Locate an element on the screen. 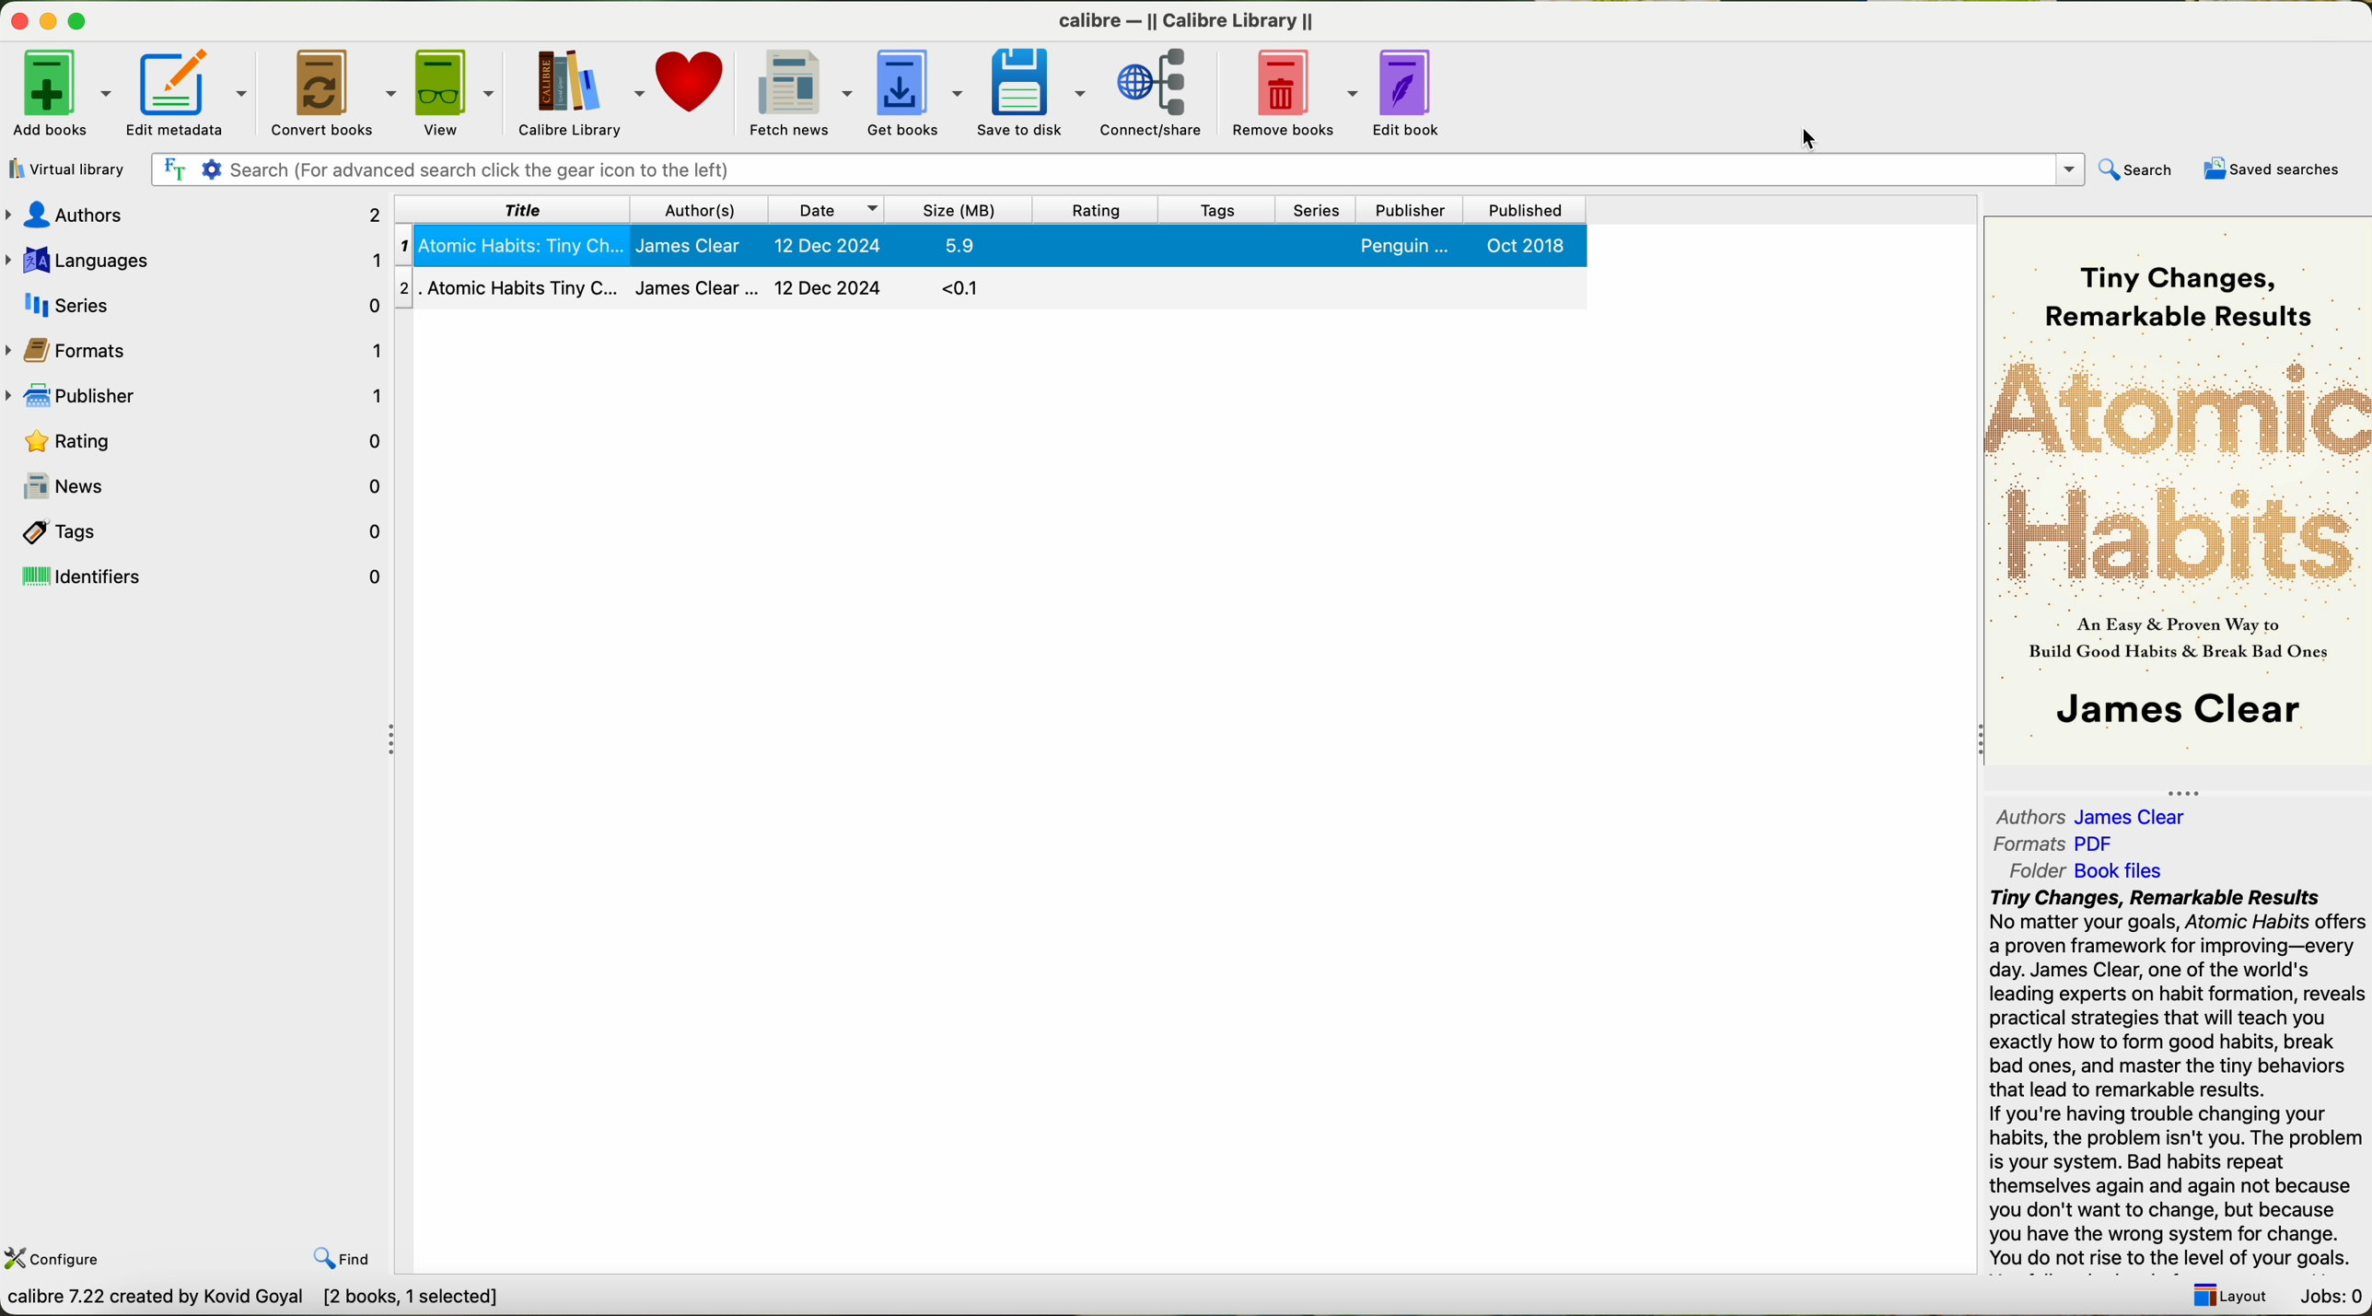  search bar is located at coordinates (1116, 169).